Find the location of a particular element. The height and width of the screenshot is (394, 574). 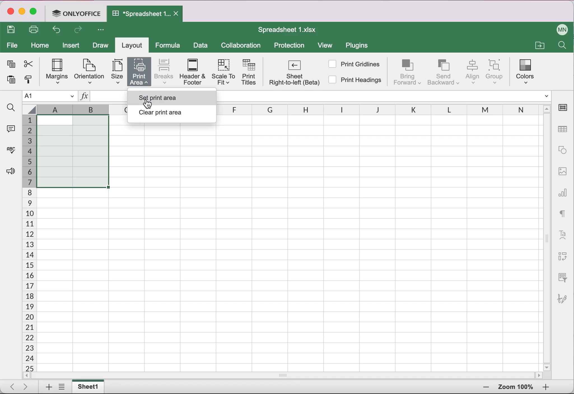

formula bar is located at coordinates (387, 96).